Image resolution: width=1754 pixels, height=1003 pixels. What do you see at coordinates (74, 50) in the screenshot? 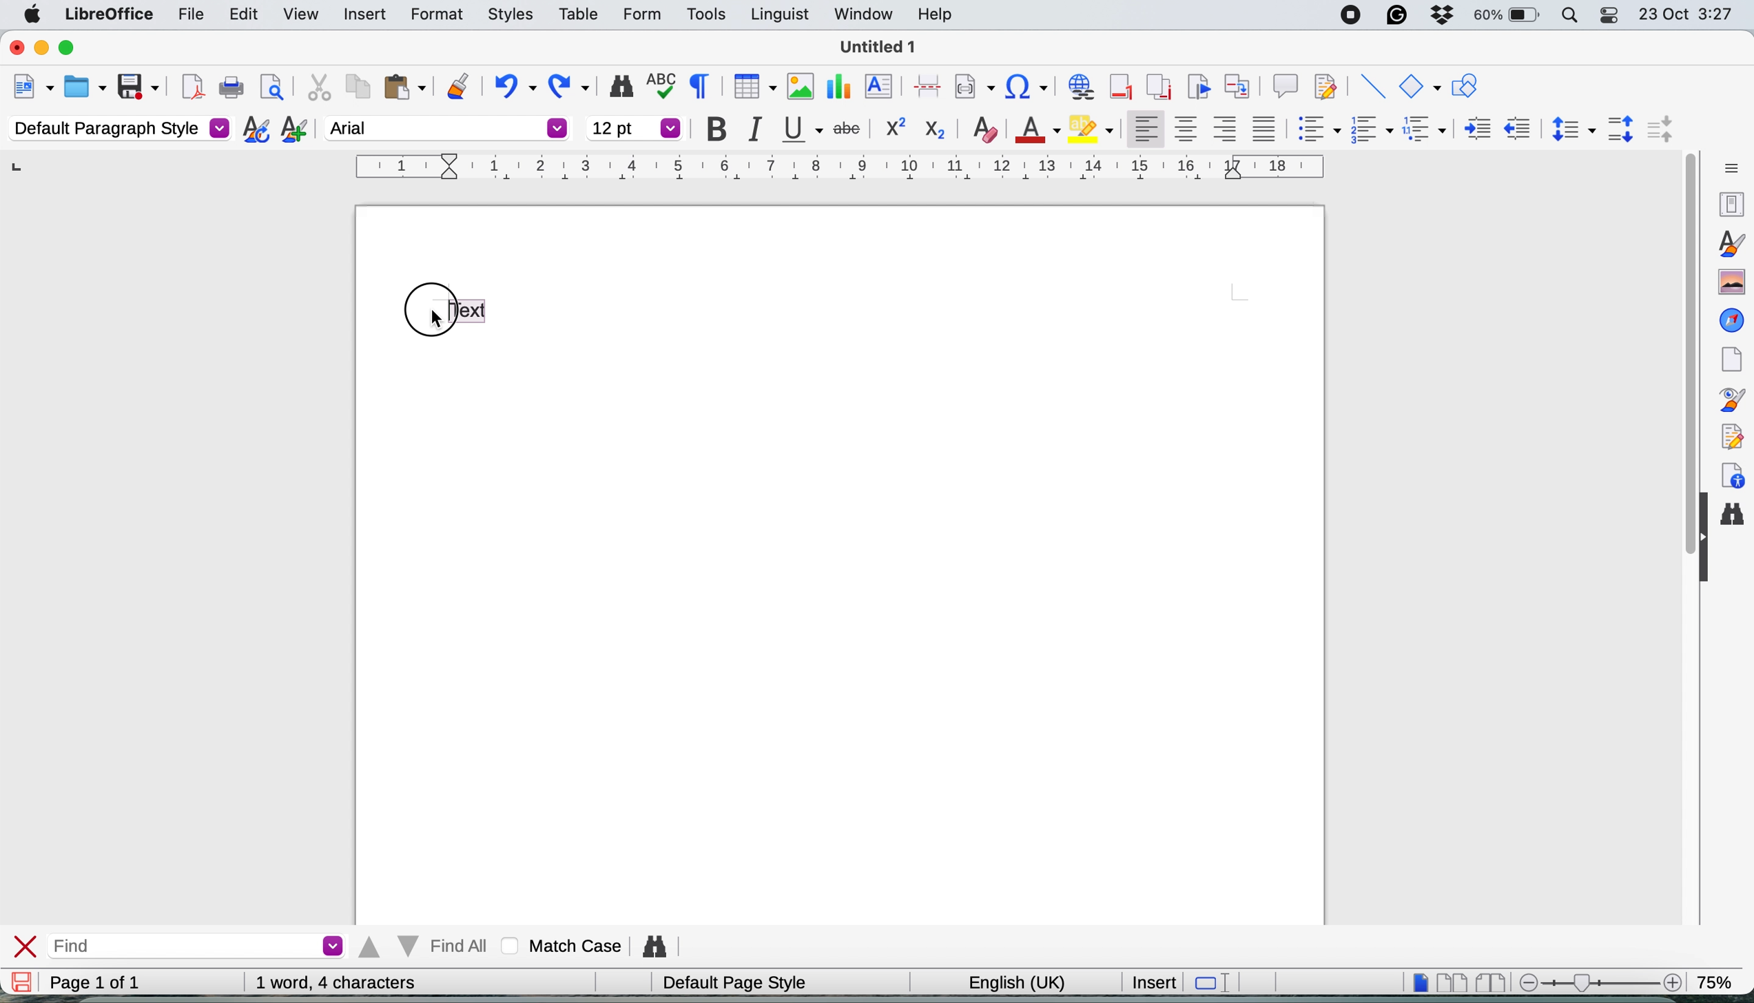
I see `maximise` at bounding box center [74, 50].